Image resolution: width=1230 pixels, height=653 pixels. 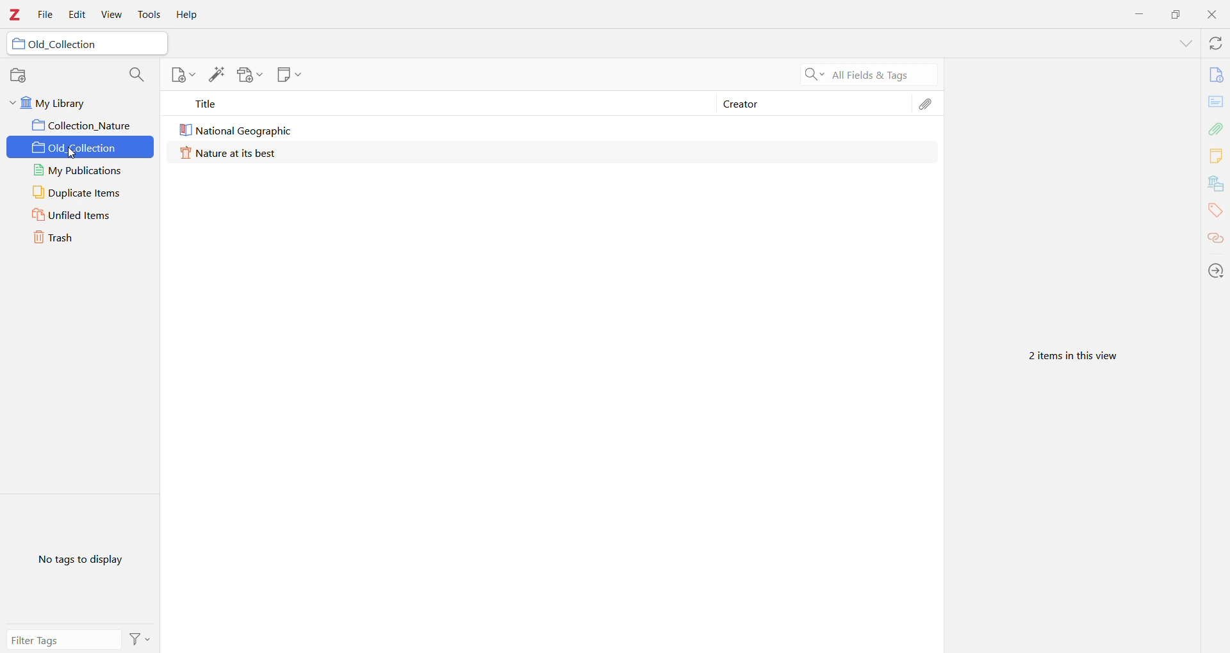 What do you see at coordinates (80, 560) in the screenshot?
I see `No tags to display` at bounding box center [80, 560].